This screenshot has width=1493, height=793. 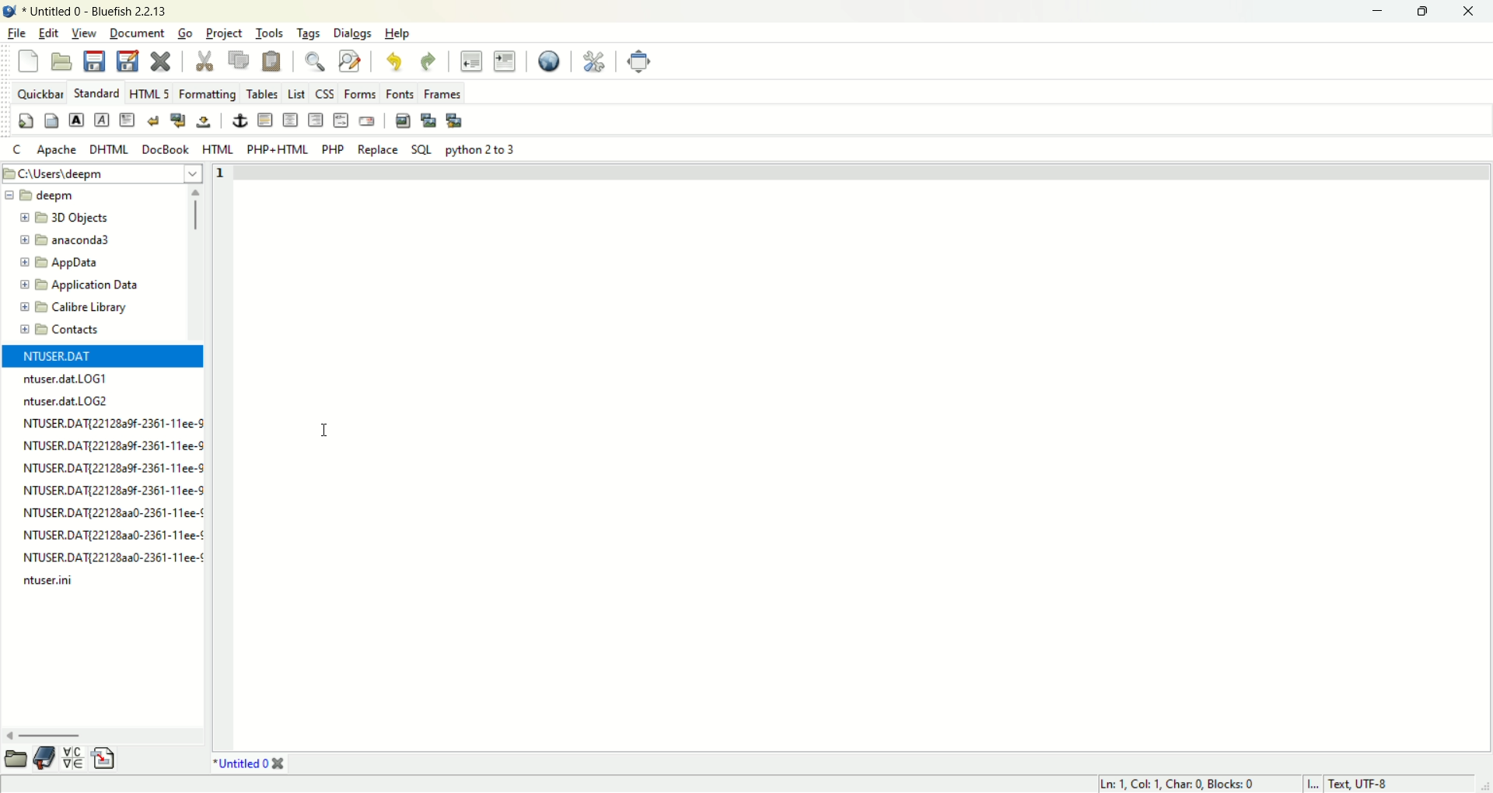 What do you see at coordinates (398, 93) in the screenshot?
I see `Fonts` at bounding box center [398, 93].